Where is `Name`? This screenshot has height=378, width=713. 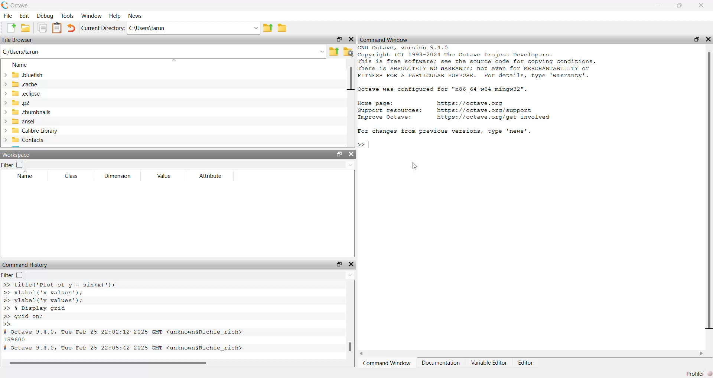
Name is located at coordinates (26, 175).